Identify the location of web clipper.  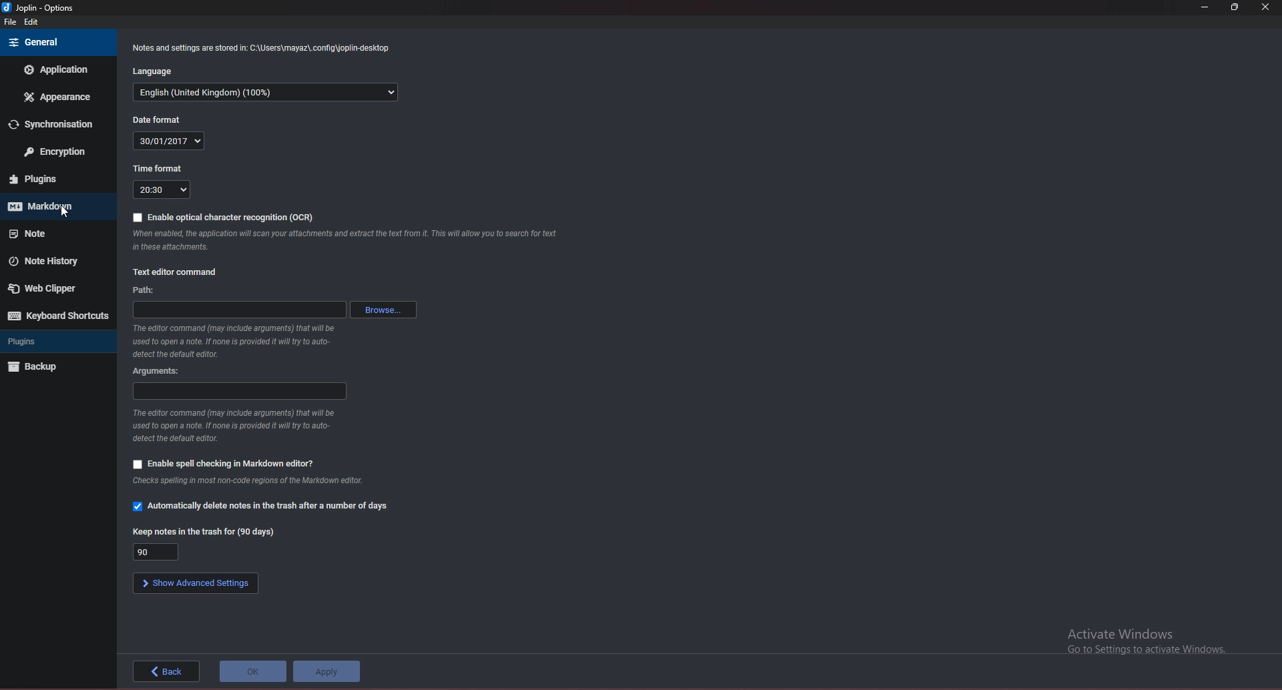
(52, 288).